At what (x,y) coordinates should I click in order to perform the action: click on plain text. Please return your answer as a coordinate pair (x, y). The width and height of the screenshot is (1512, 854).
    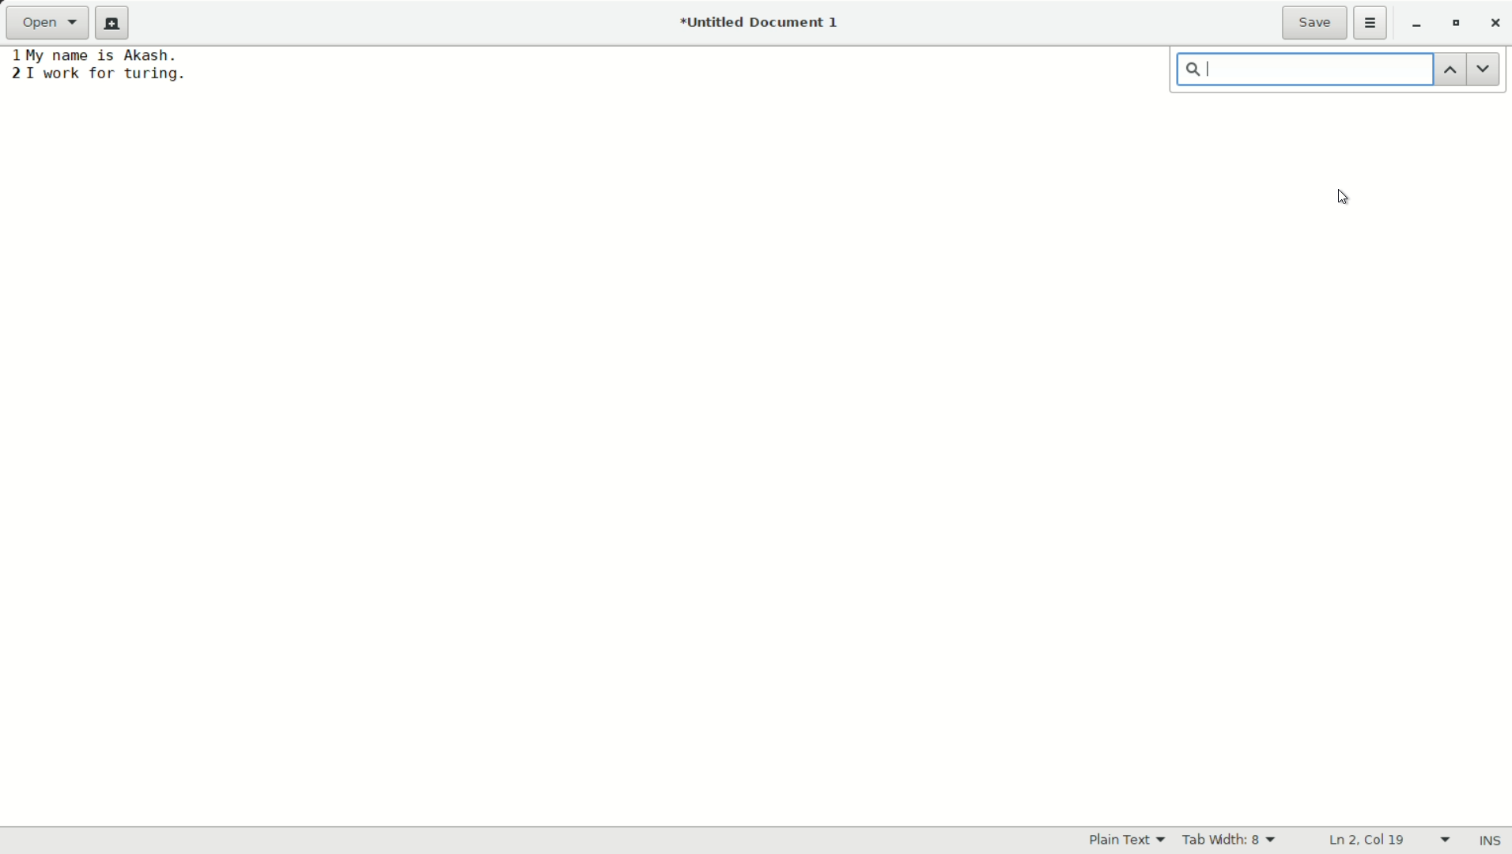
    Looking at the image, I should click on (1128, 841).